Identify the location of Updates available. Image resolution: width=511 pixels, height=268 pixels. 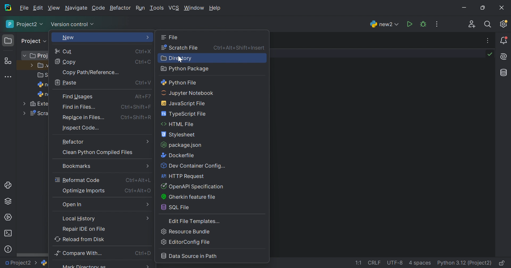
(503, 24).